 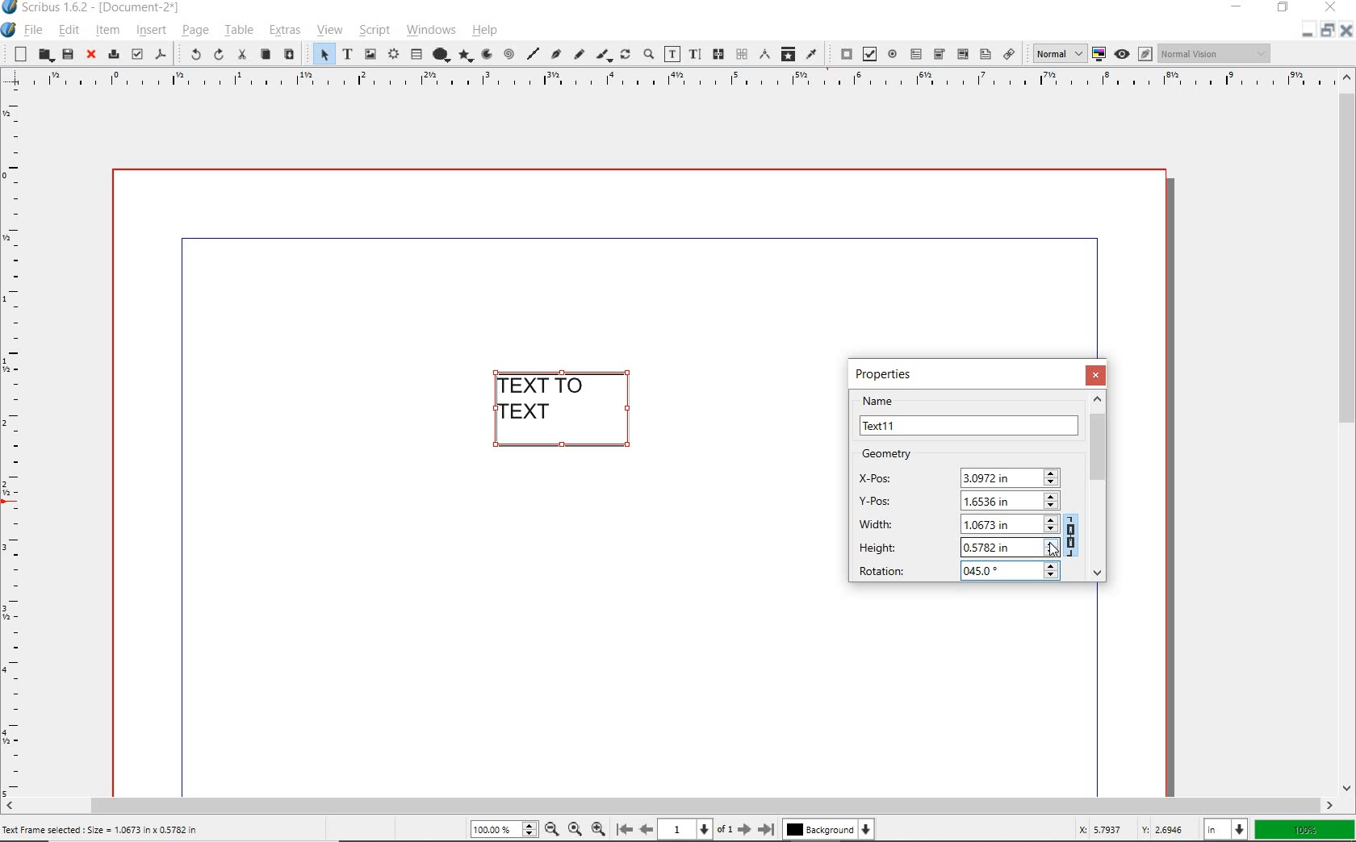 I want to click on print, so click(x=112, y=55).